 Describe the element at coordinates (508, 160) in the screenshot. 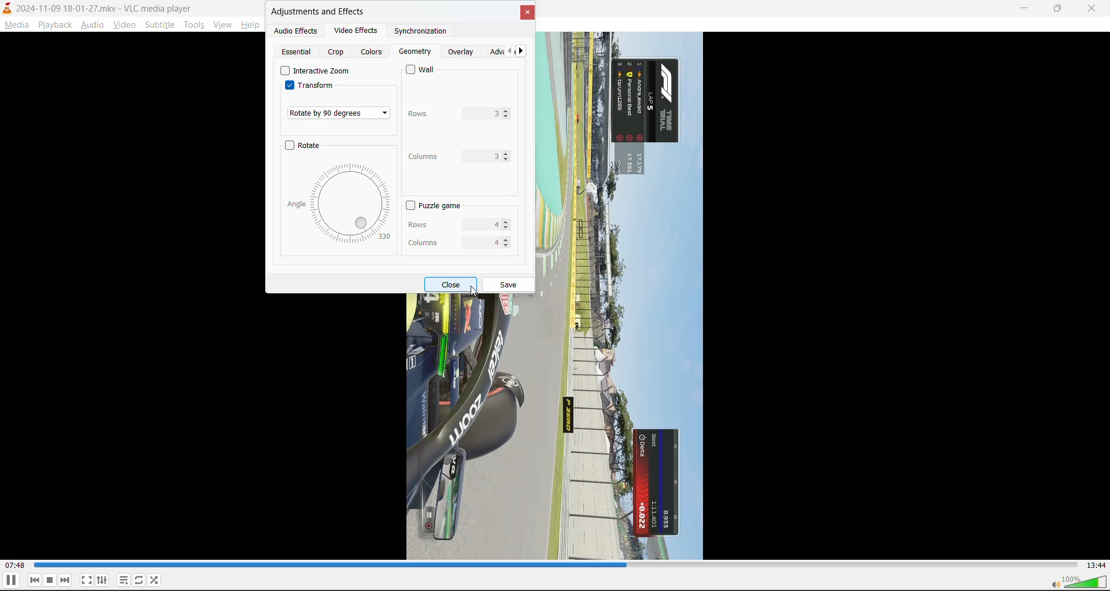

I see `Decrease` at that location.